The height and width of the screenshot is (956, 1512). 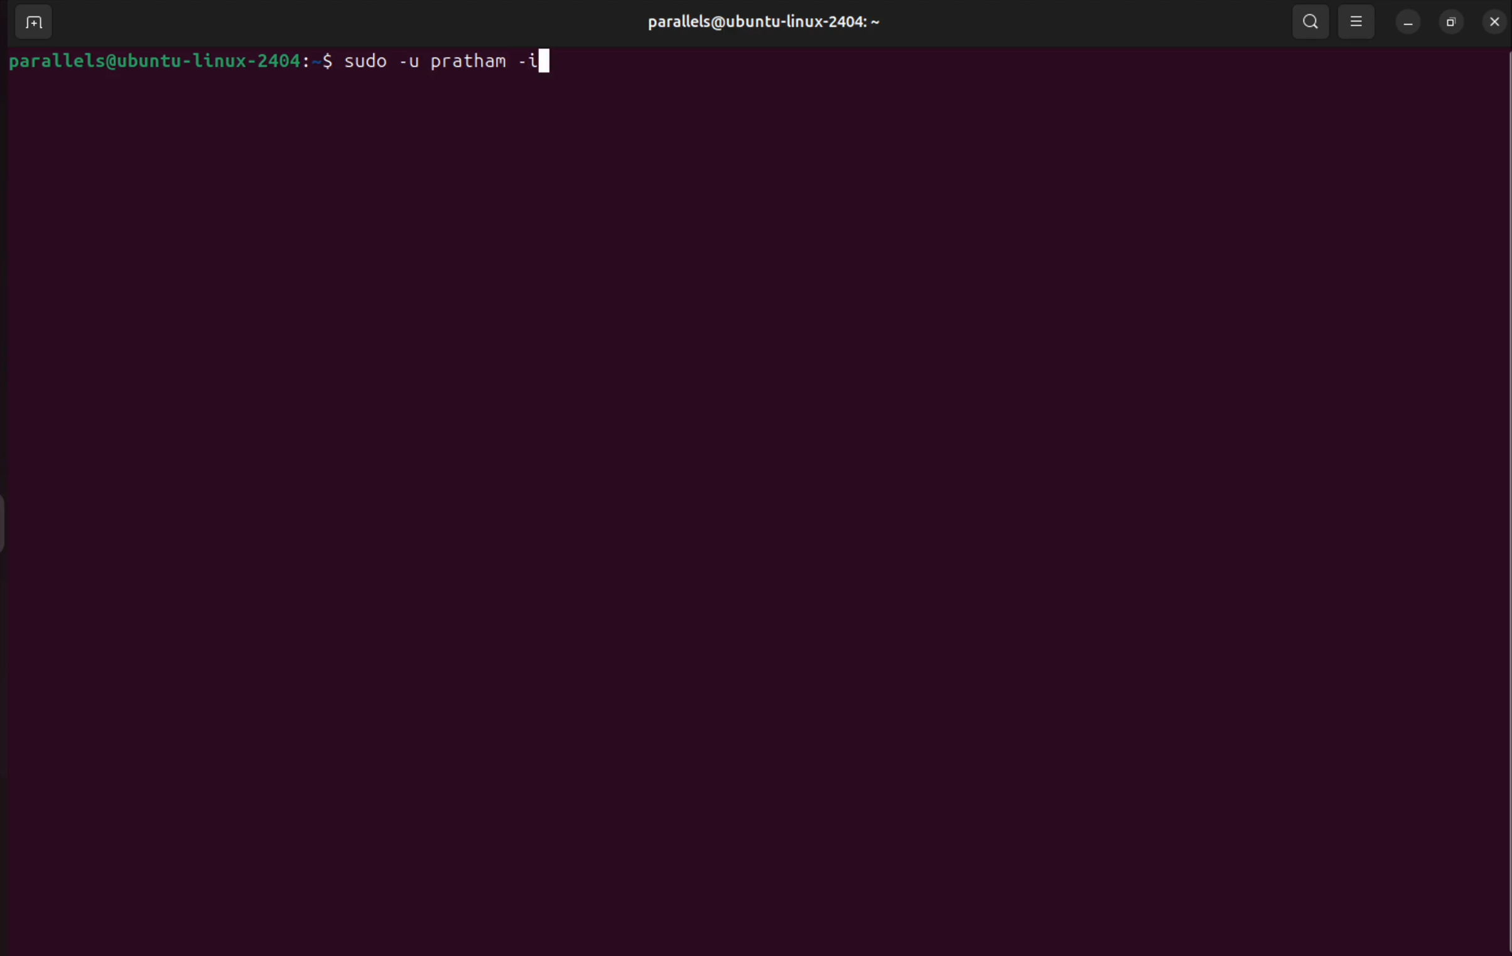 I want to click on parallels username, so click(x=761, y=23).